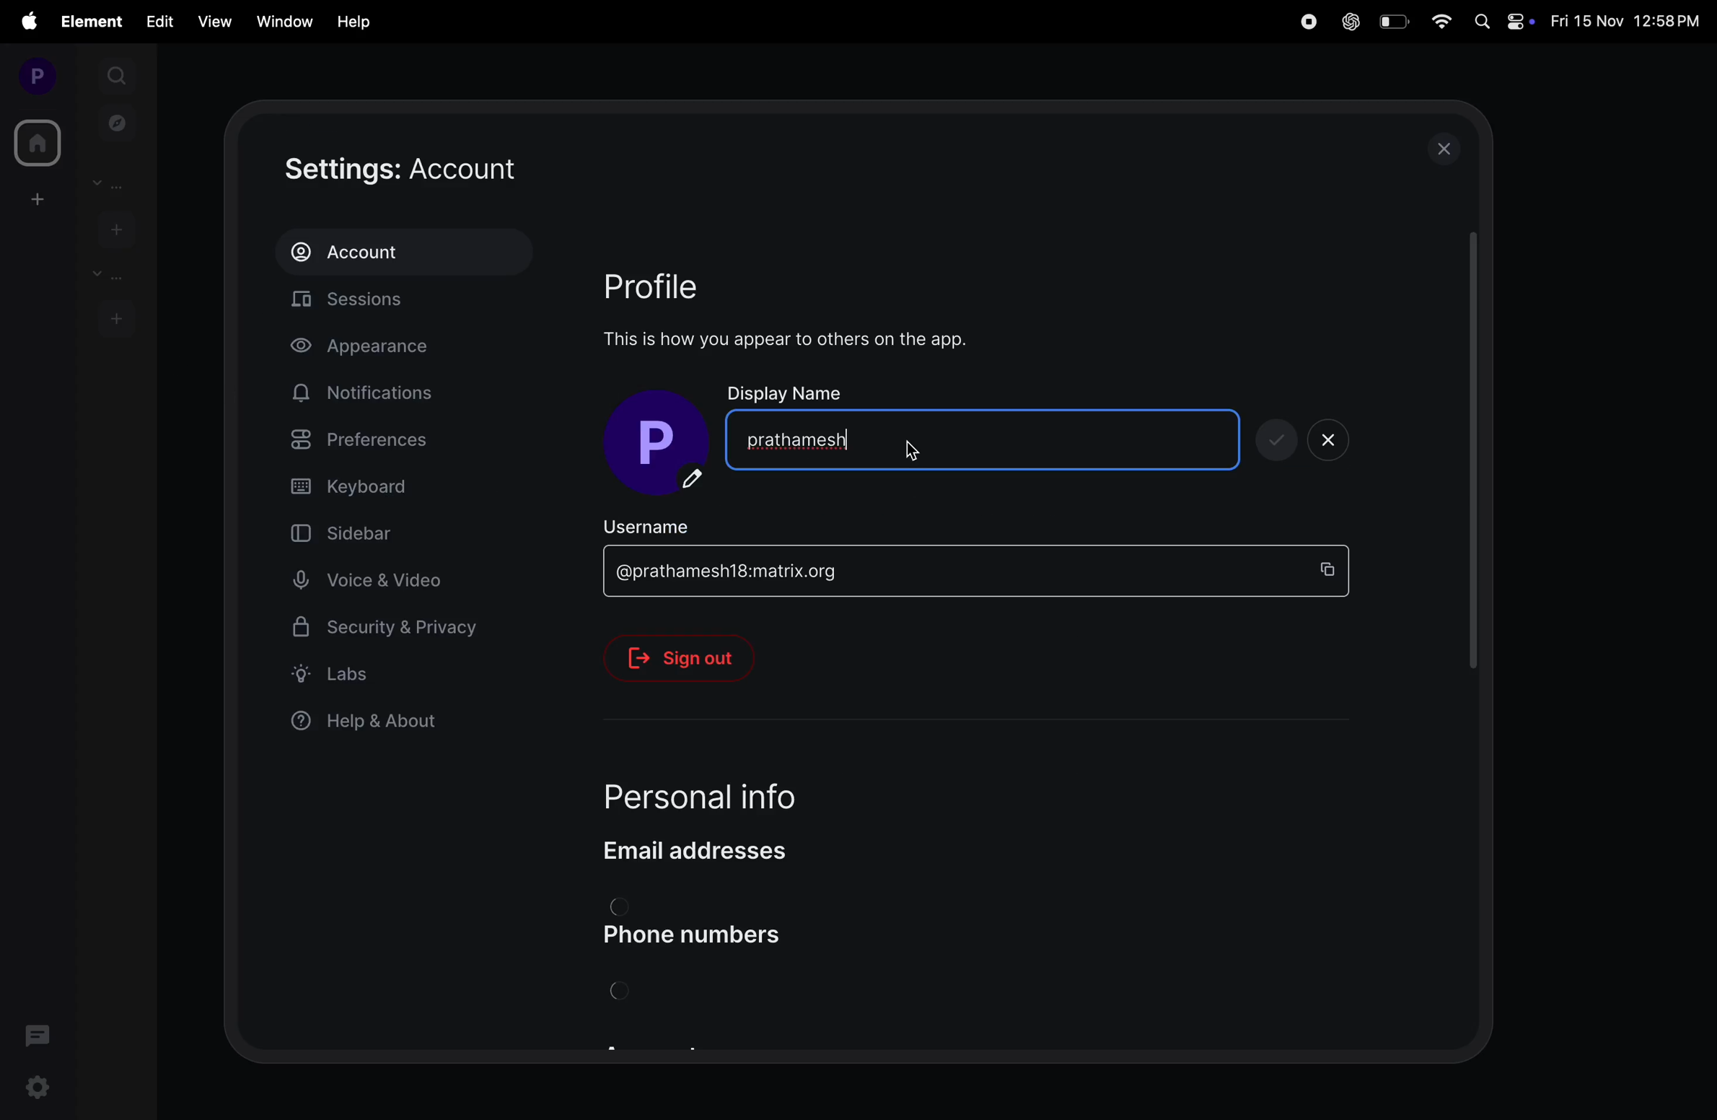  What do you see at coordinates (945, 572) in the screenshot?
I see `matrix mail.id` at bounding box center [945, 572].